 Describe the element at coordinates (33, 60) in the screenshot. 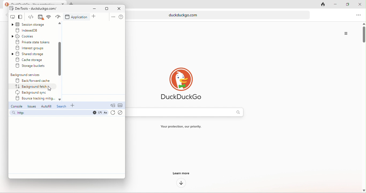

I see `create storage` at that location.